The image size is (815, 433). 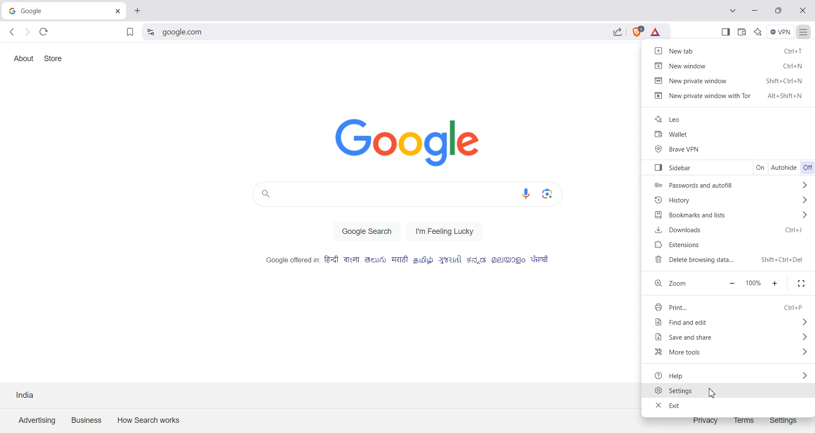 What do you see at coordinates (731, 323) in the screenshot?
I see `Find and edit` at bounding box center [731, 323].